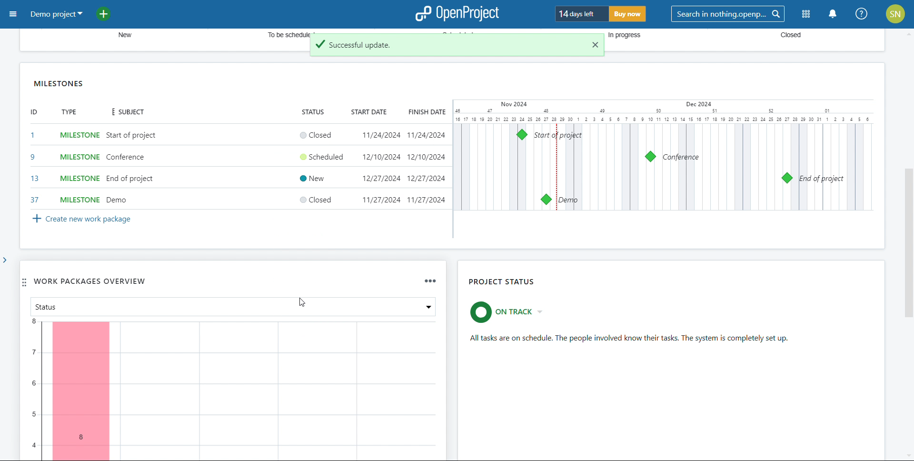  Describe the element at coordinates (421, 308) in the screenshot. I see `show menu` at that location.